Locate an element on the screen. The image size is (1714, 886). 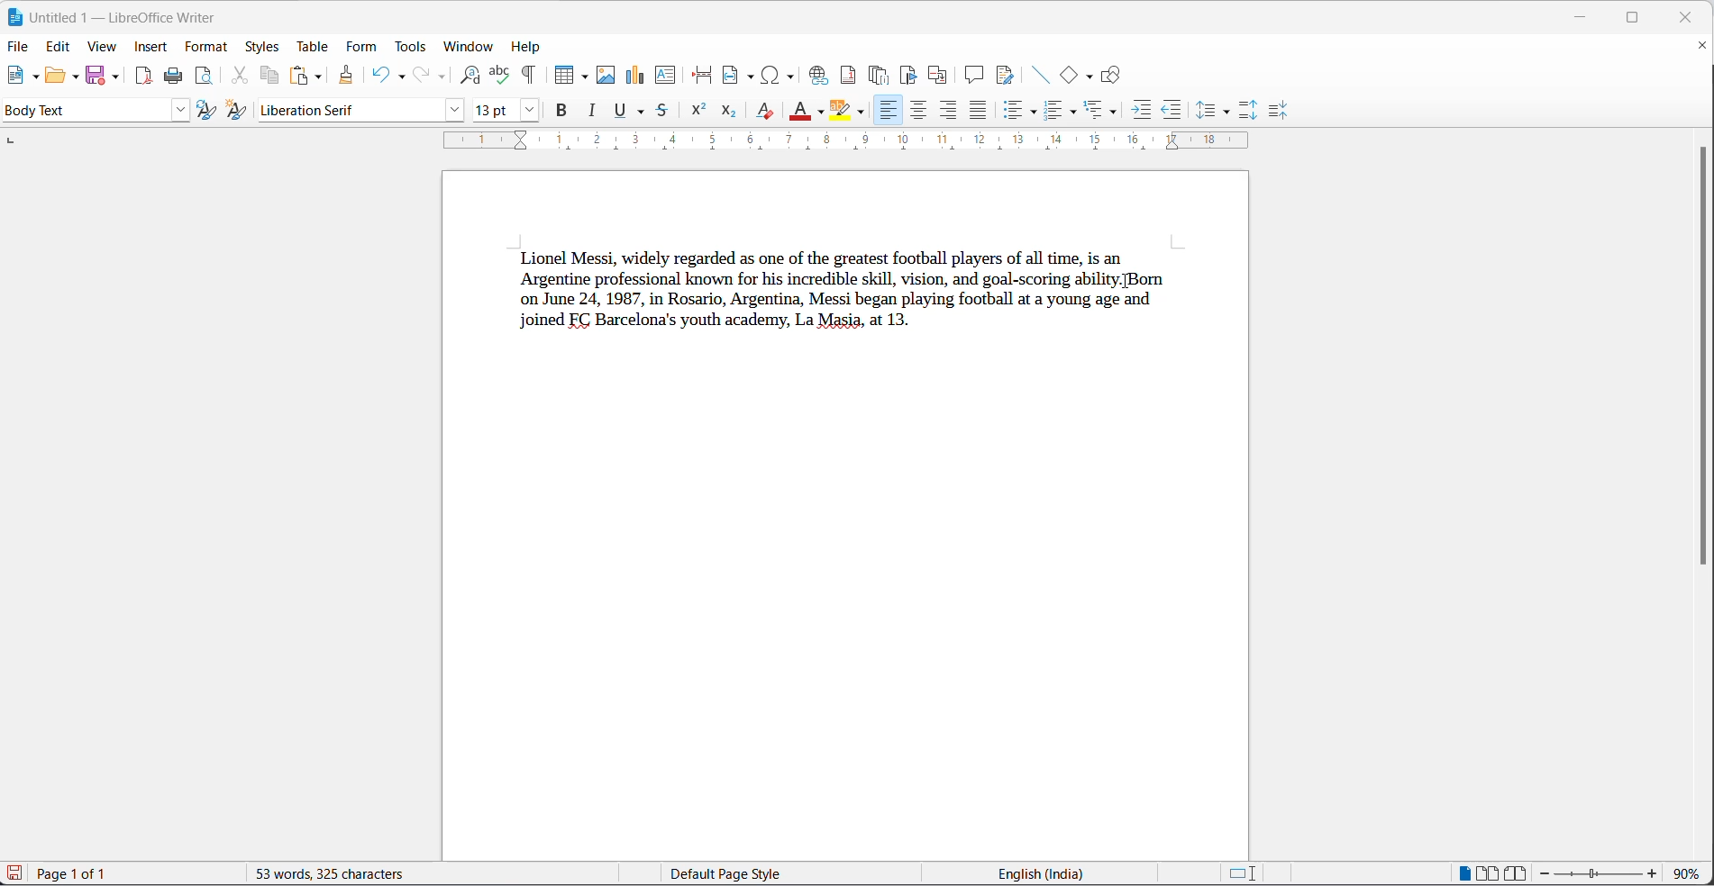
paste options is located at coordinates (315, 75).